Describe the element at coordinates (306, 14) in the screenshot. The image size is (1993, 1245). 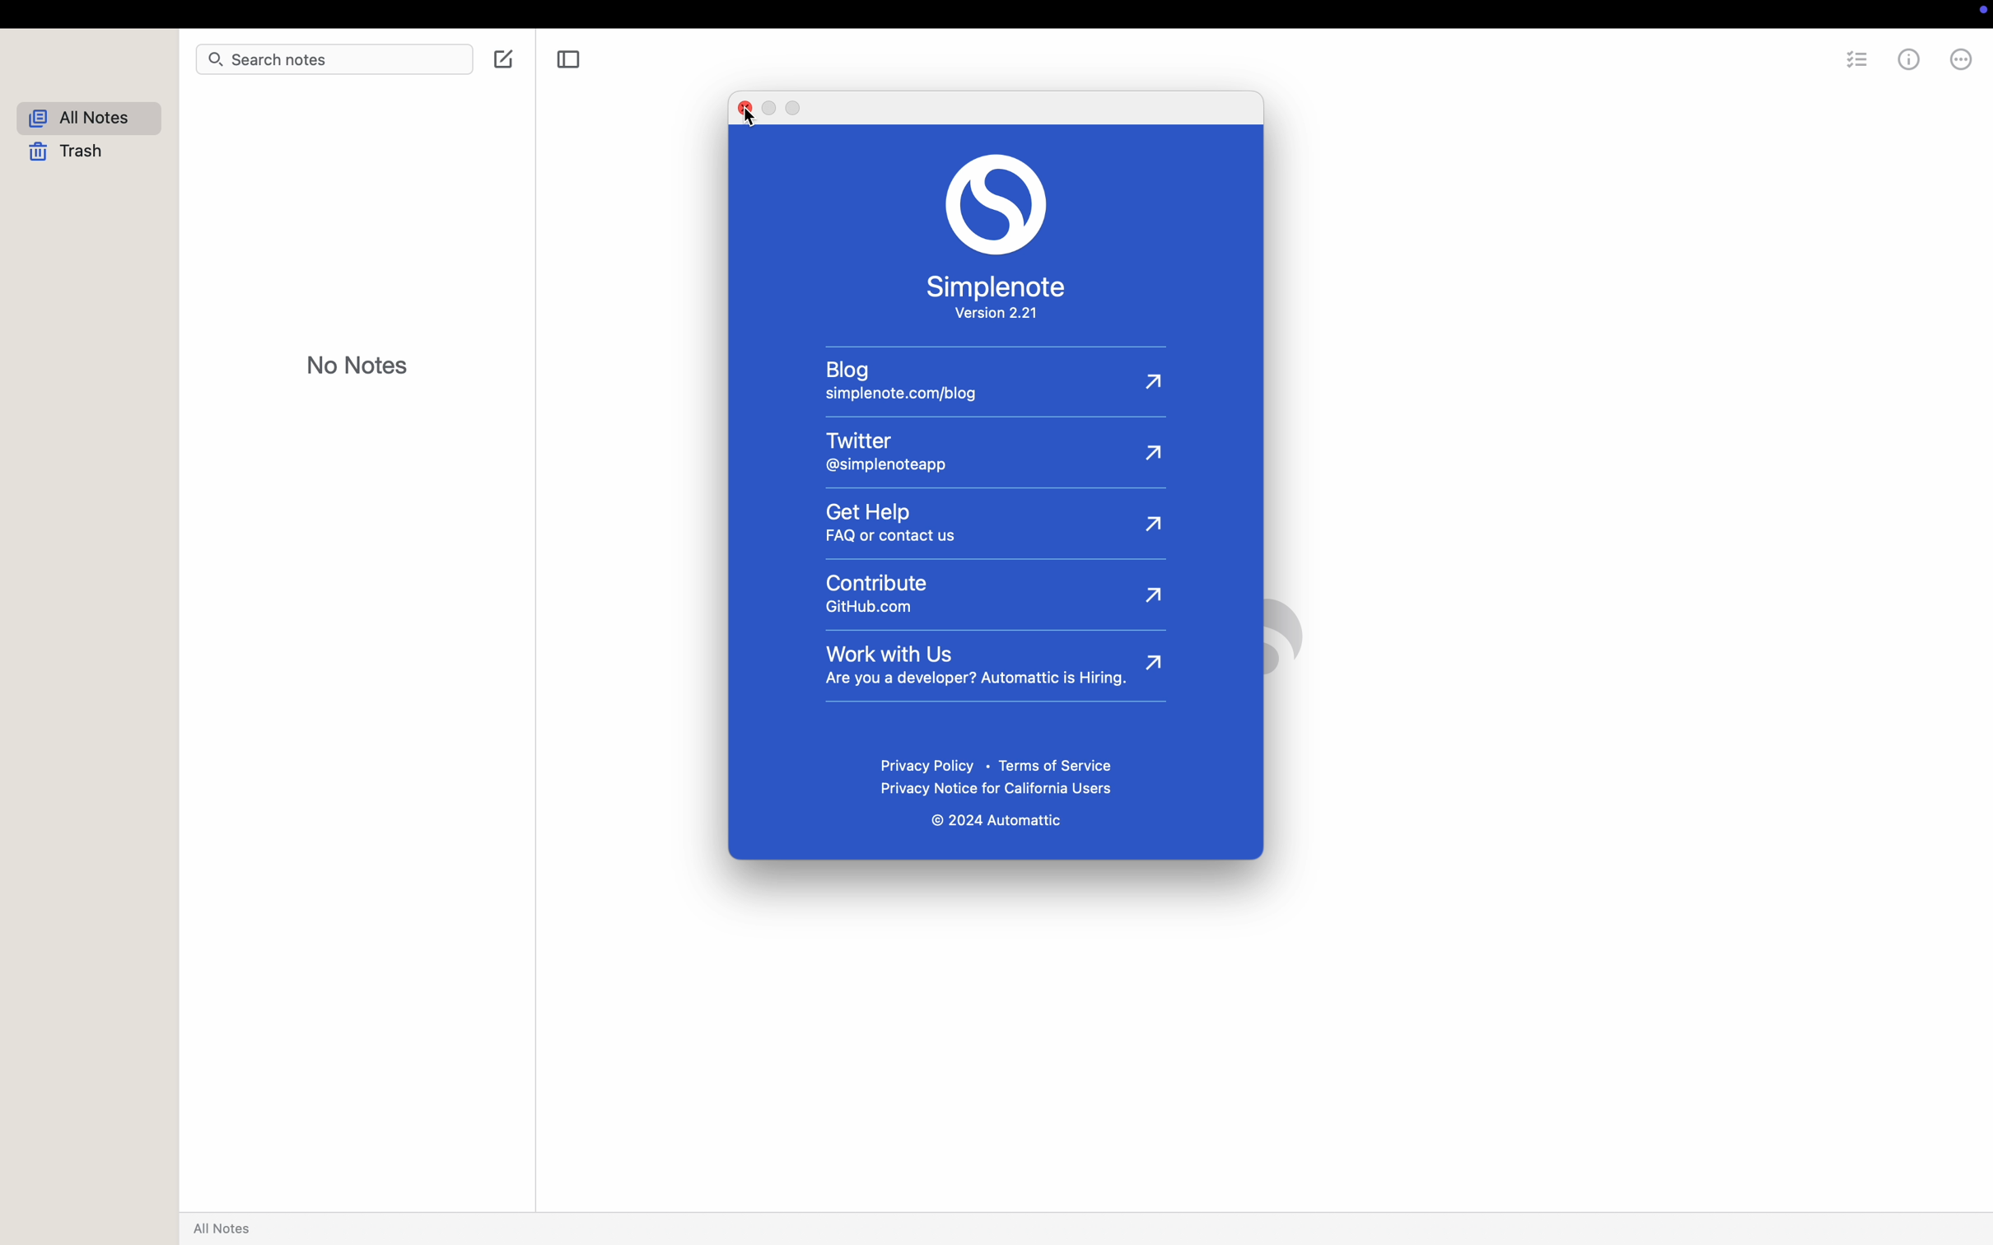
I see `view` at that location.